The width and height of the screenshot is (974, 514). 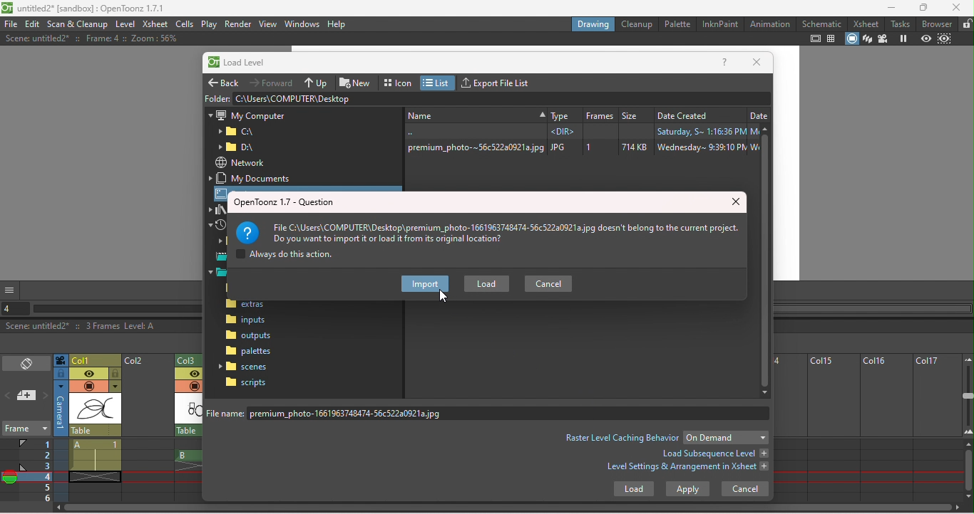 I want to click on Date created, so click(x=699, y=113).